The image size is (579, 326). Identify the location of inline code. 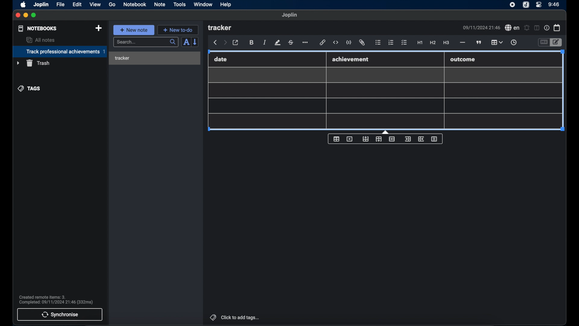
(336, 43).